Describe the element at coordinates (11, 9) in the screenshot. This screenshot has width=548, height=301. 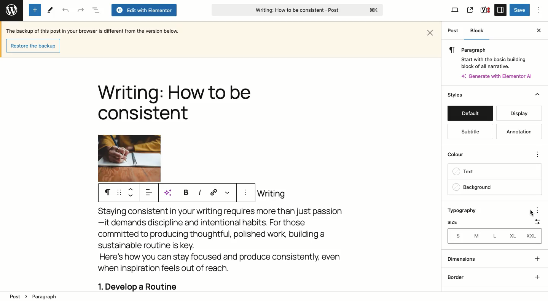
I see `Wordpress logo` at that location.